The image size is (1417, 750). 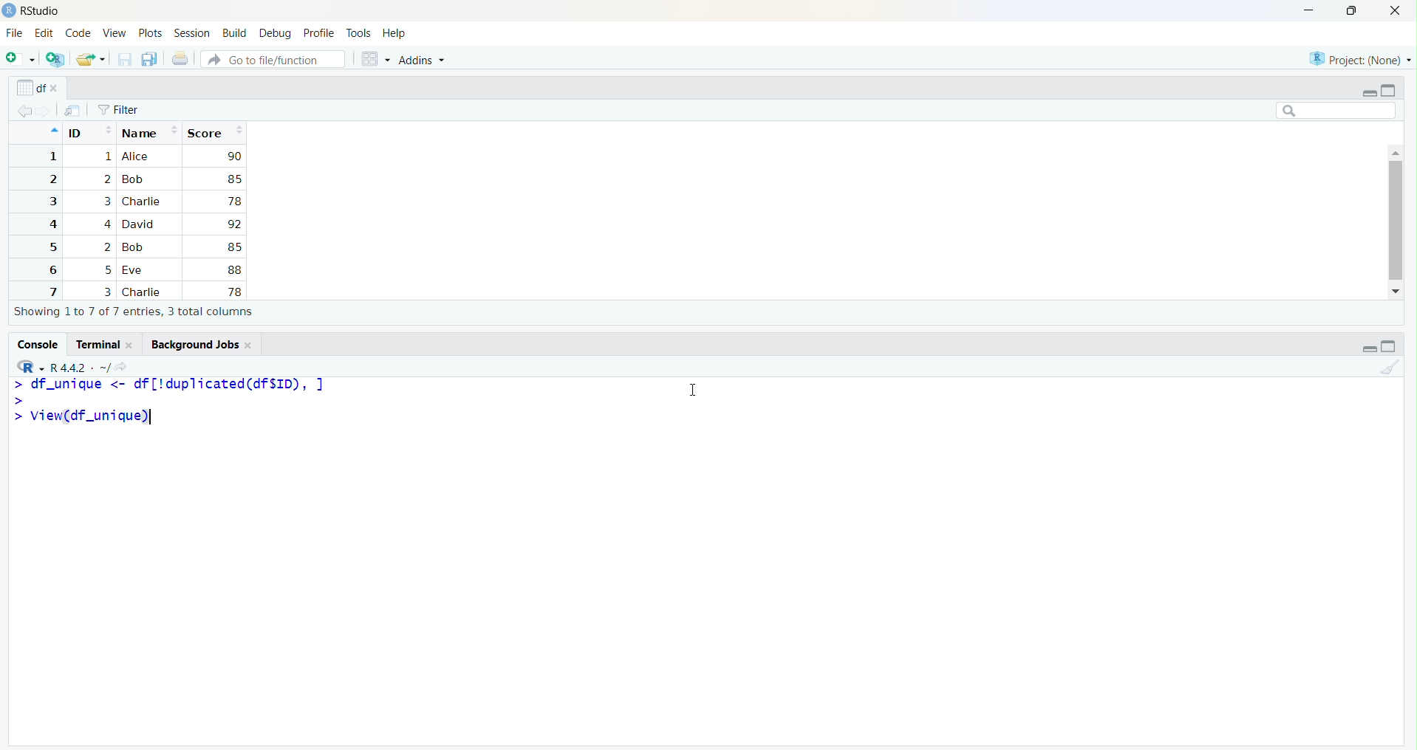 I want to click on maximize, so click(x=1389, y=346).